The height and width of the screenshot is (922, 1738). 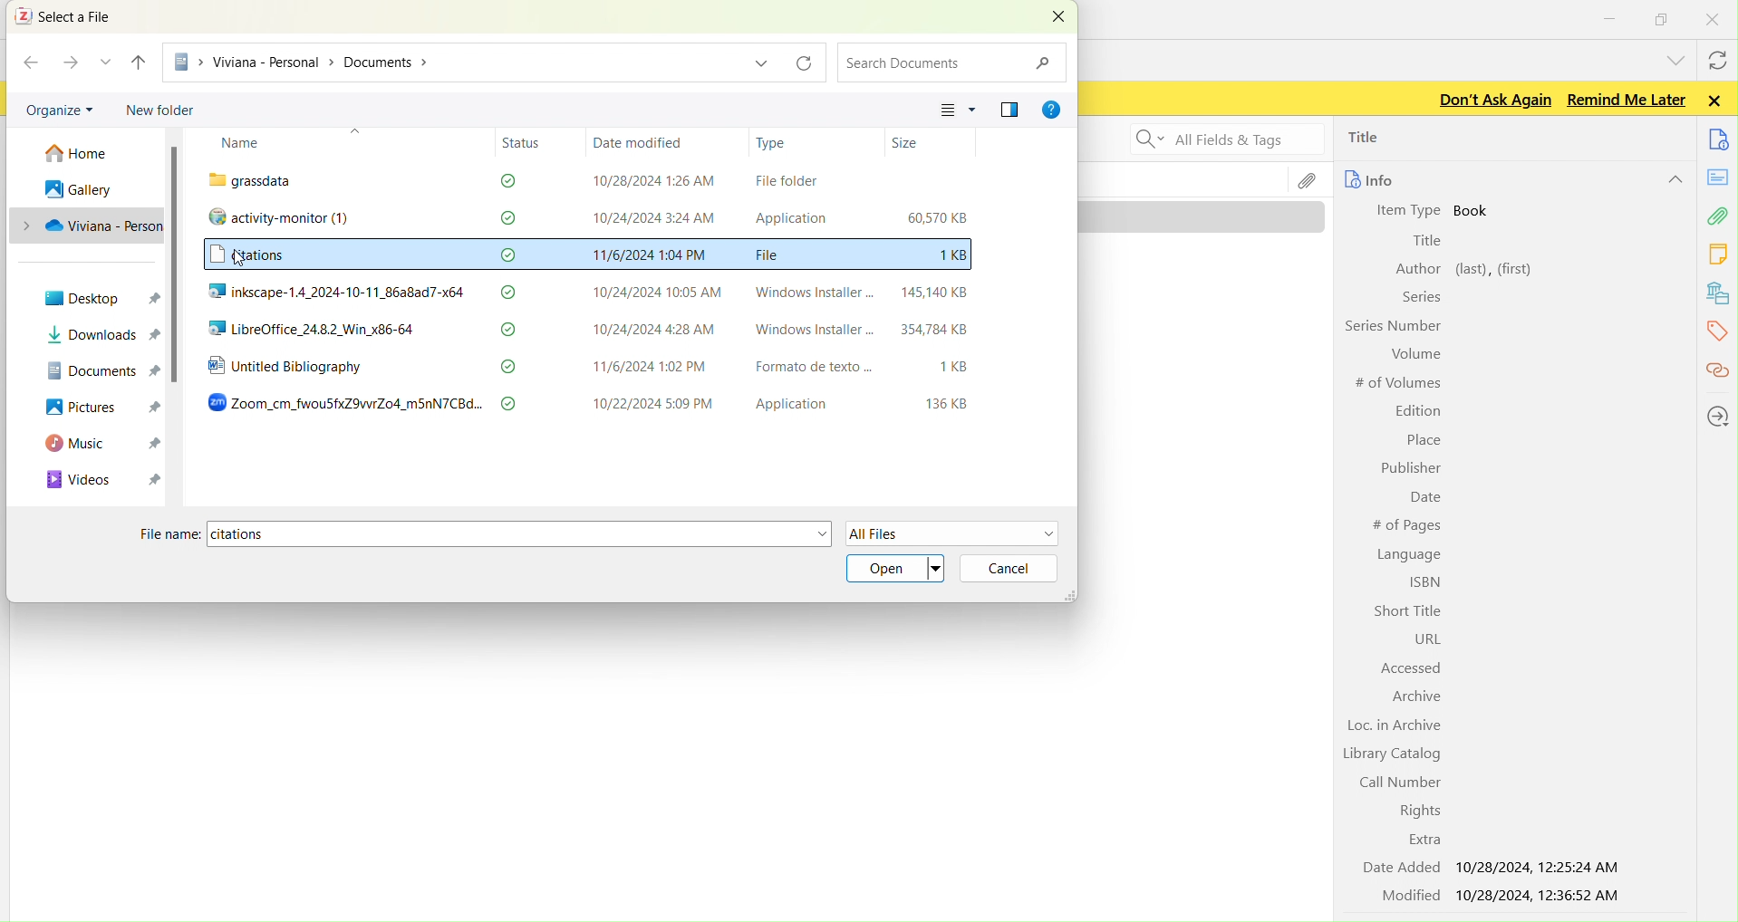 I want to click on file name, so click(x=476, y=532).